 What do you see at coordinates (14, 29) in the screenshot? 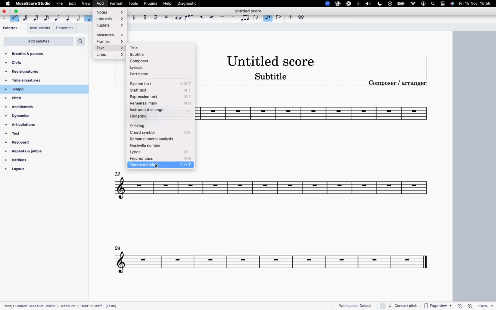
I see `palettes` at bounding box center [14, 29].